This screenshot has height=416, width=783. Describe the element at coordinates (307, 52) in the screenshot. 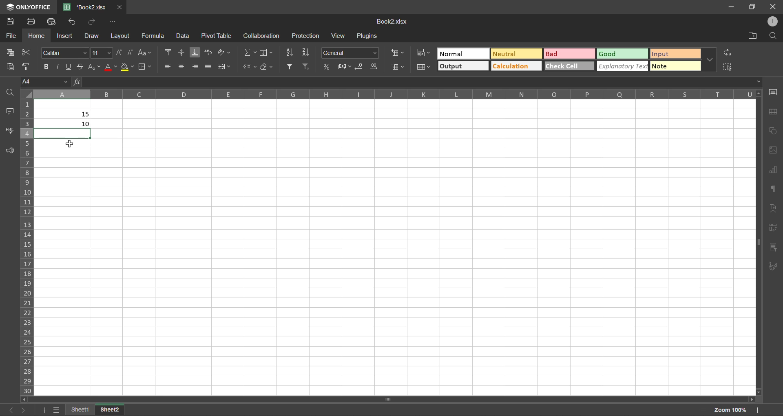

I see `sort descending` at that location.